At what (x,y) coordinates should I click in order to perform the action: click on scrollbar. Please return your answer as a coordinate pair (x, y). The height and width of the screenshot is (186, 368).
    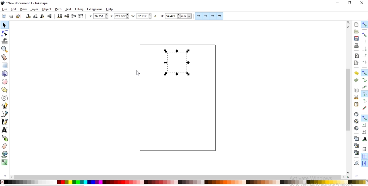
    Looking at the image, I should click on (178, 177).